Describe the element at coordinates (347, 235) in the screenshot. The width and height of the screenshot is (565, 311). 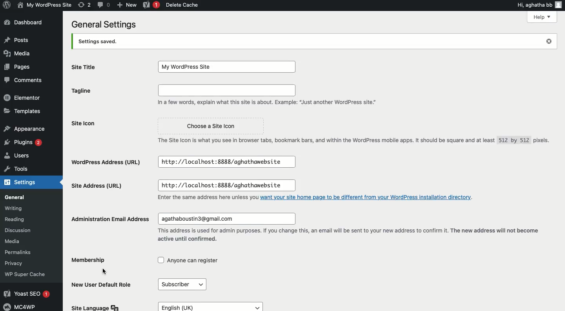
I see `This address is used for admin purposes. If you change this, an email will be sent to your new address to confirm it. The new address will not become
active until confirmed.` at that location.